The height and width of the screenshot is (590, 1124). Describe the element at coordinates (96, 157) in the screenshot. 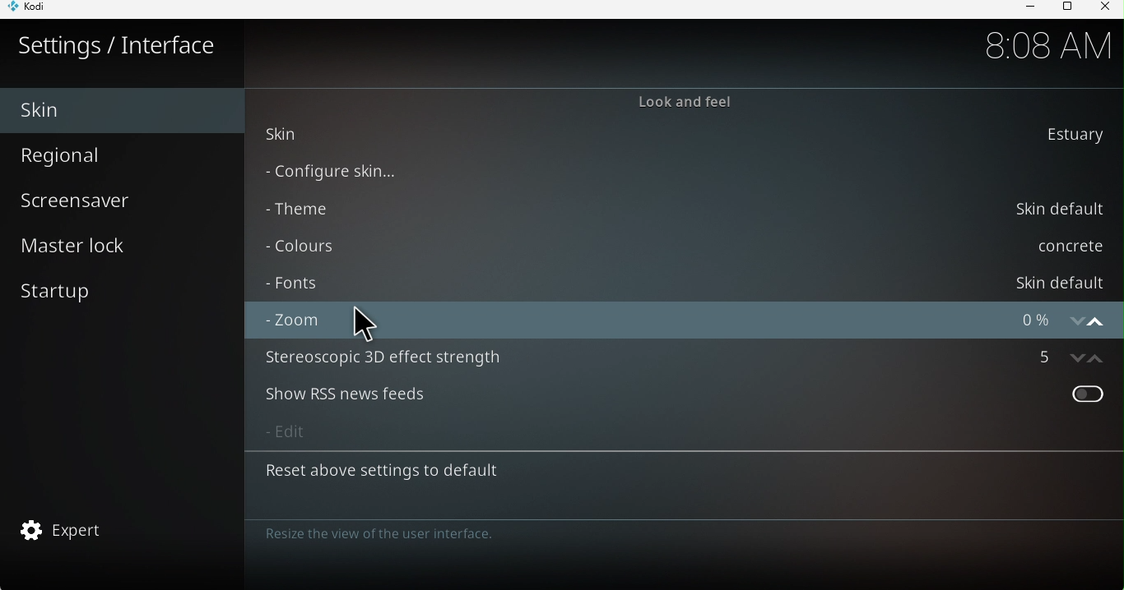

I see `Regional` at that location.